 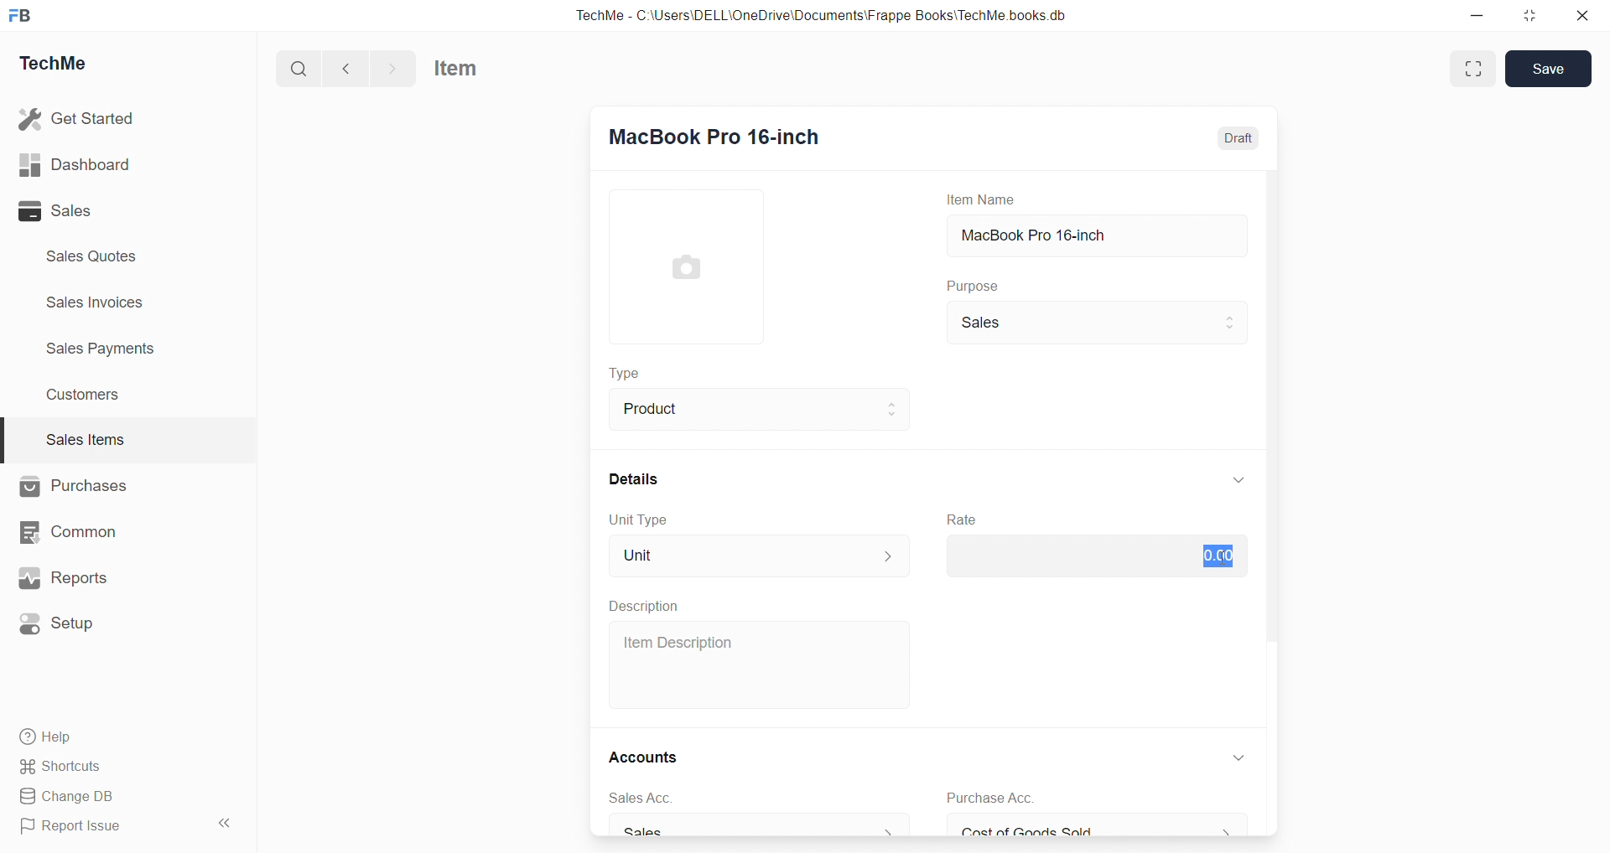 What do you see at coordinates (23, 15) in the screenshot?
I see `FB` at bounding box center [23, 15].